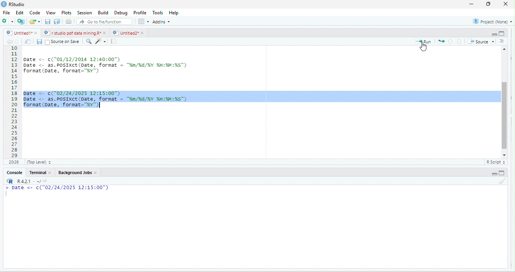 This screenshot has height=272, width=515. I want to click on clear console, so click(502, 182).